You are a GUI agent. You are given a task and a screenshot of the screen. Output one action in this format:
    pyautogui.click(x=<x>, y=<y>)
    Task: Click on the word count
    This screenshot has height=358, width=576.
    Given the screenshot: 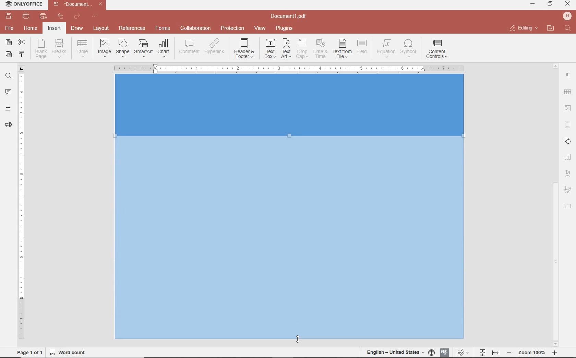 What is the action you would take?
    pyautogui.click(x=70, y=353)
    